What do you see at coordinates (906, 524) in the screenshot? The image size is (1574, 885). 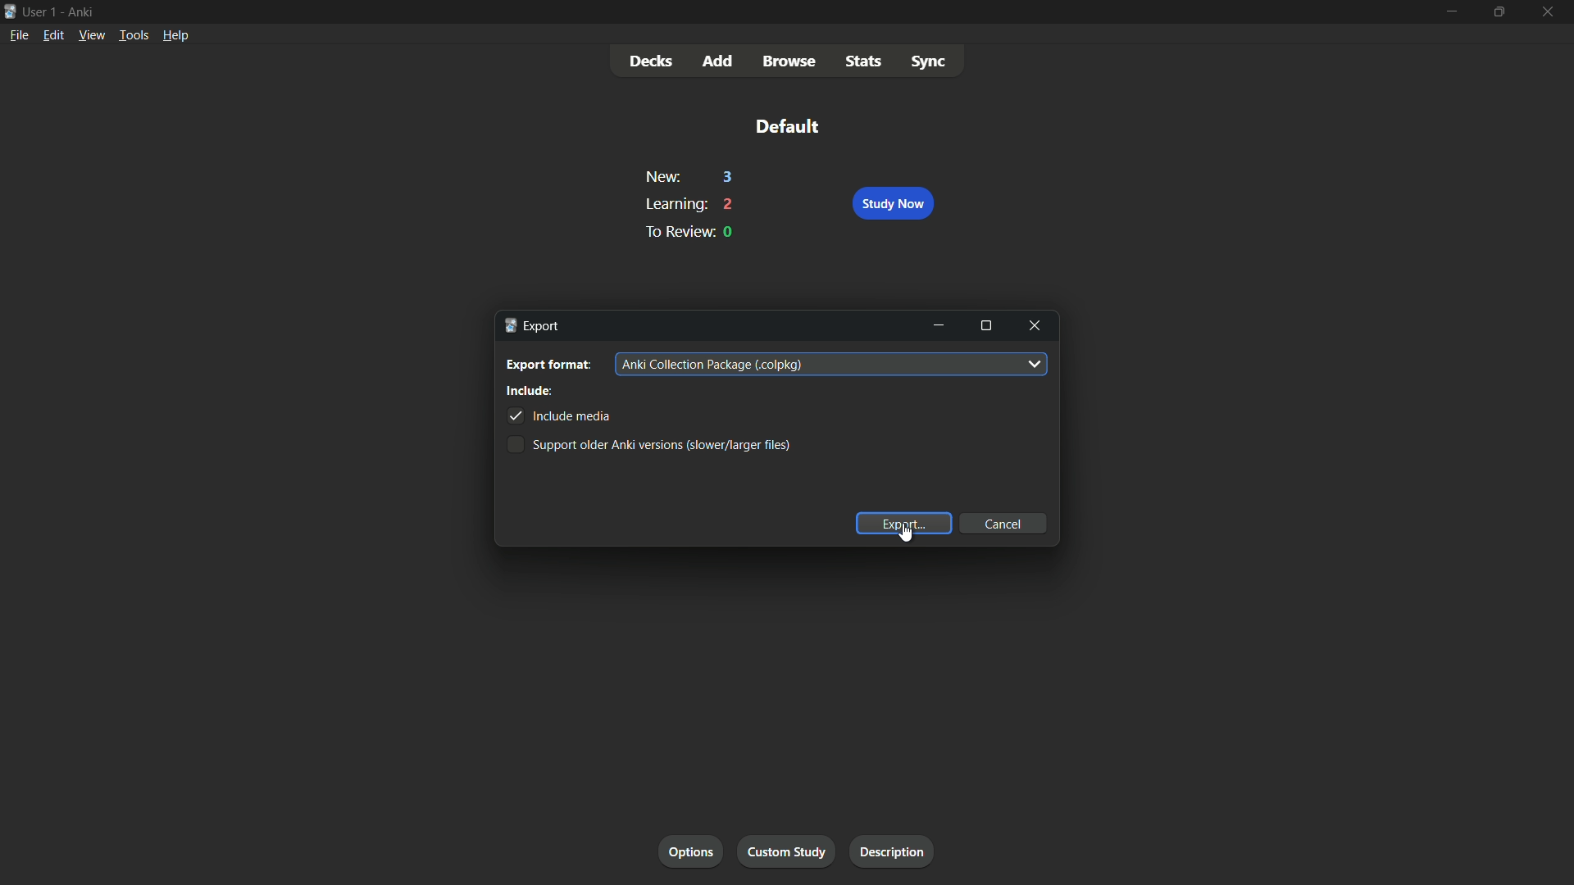 I see `export` at bounding box center [906, 524].